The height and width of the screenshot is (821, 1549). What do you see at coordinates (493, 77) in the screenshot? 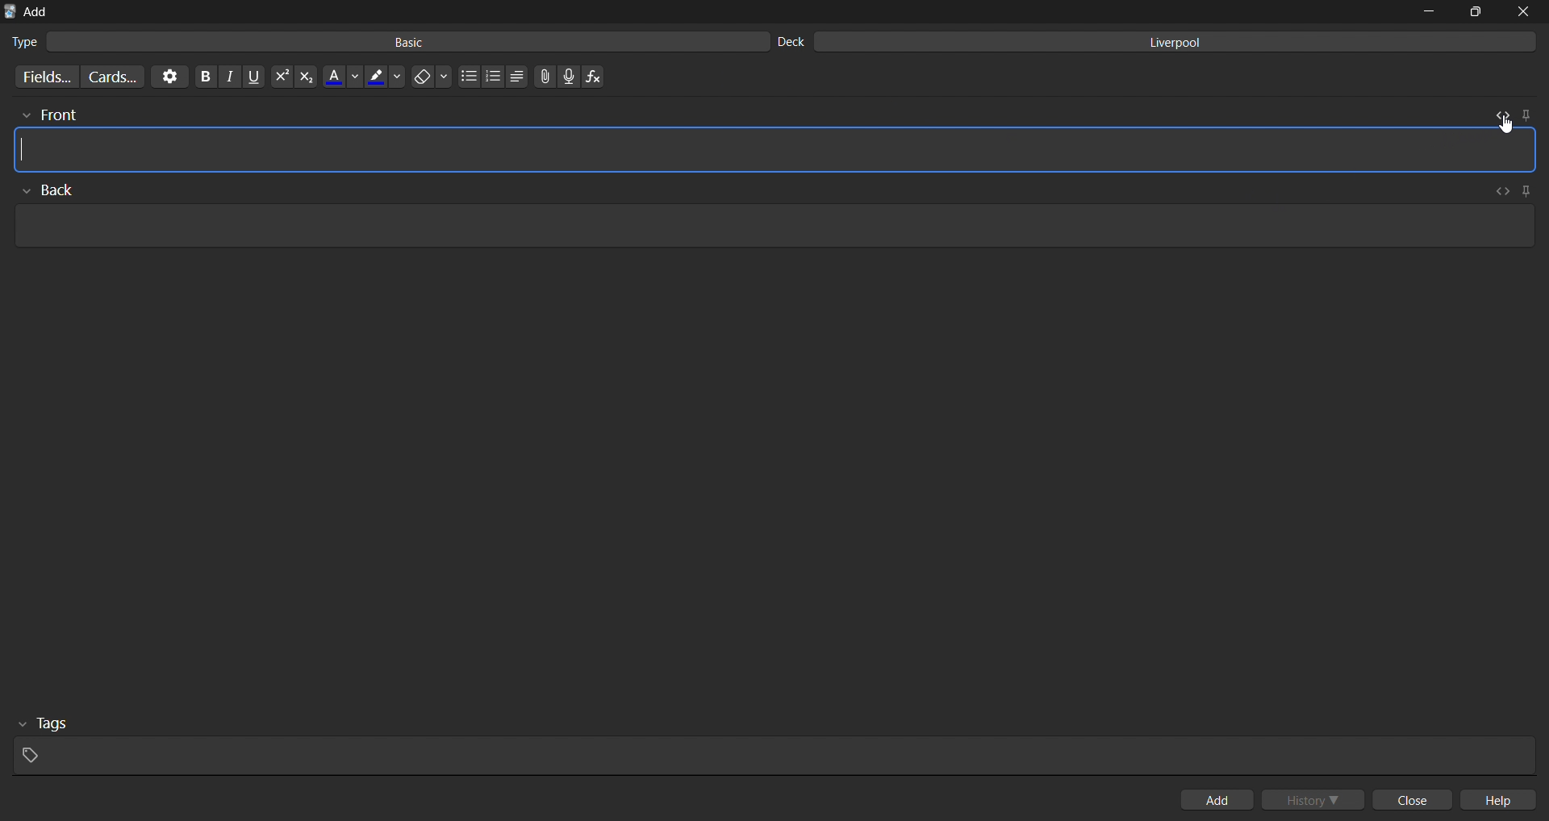
I see `ordered list` at bounding box center [493, 77].